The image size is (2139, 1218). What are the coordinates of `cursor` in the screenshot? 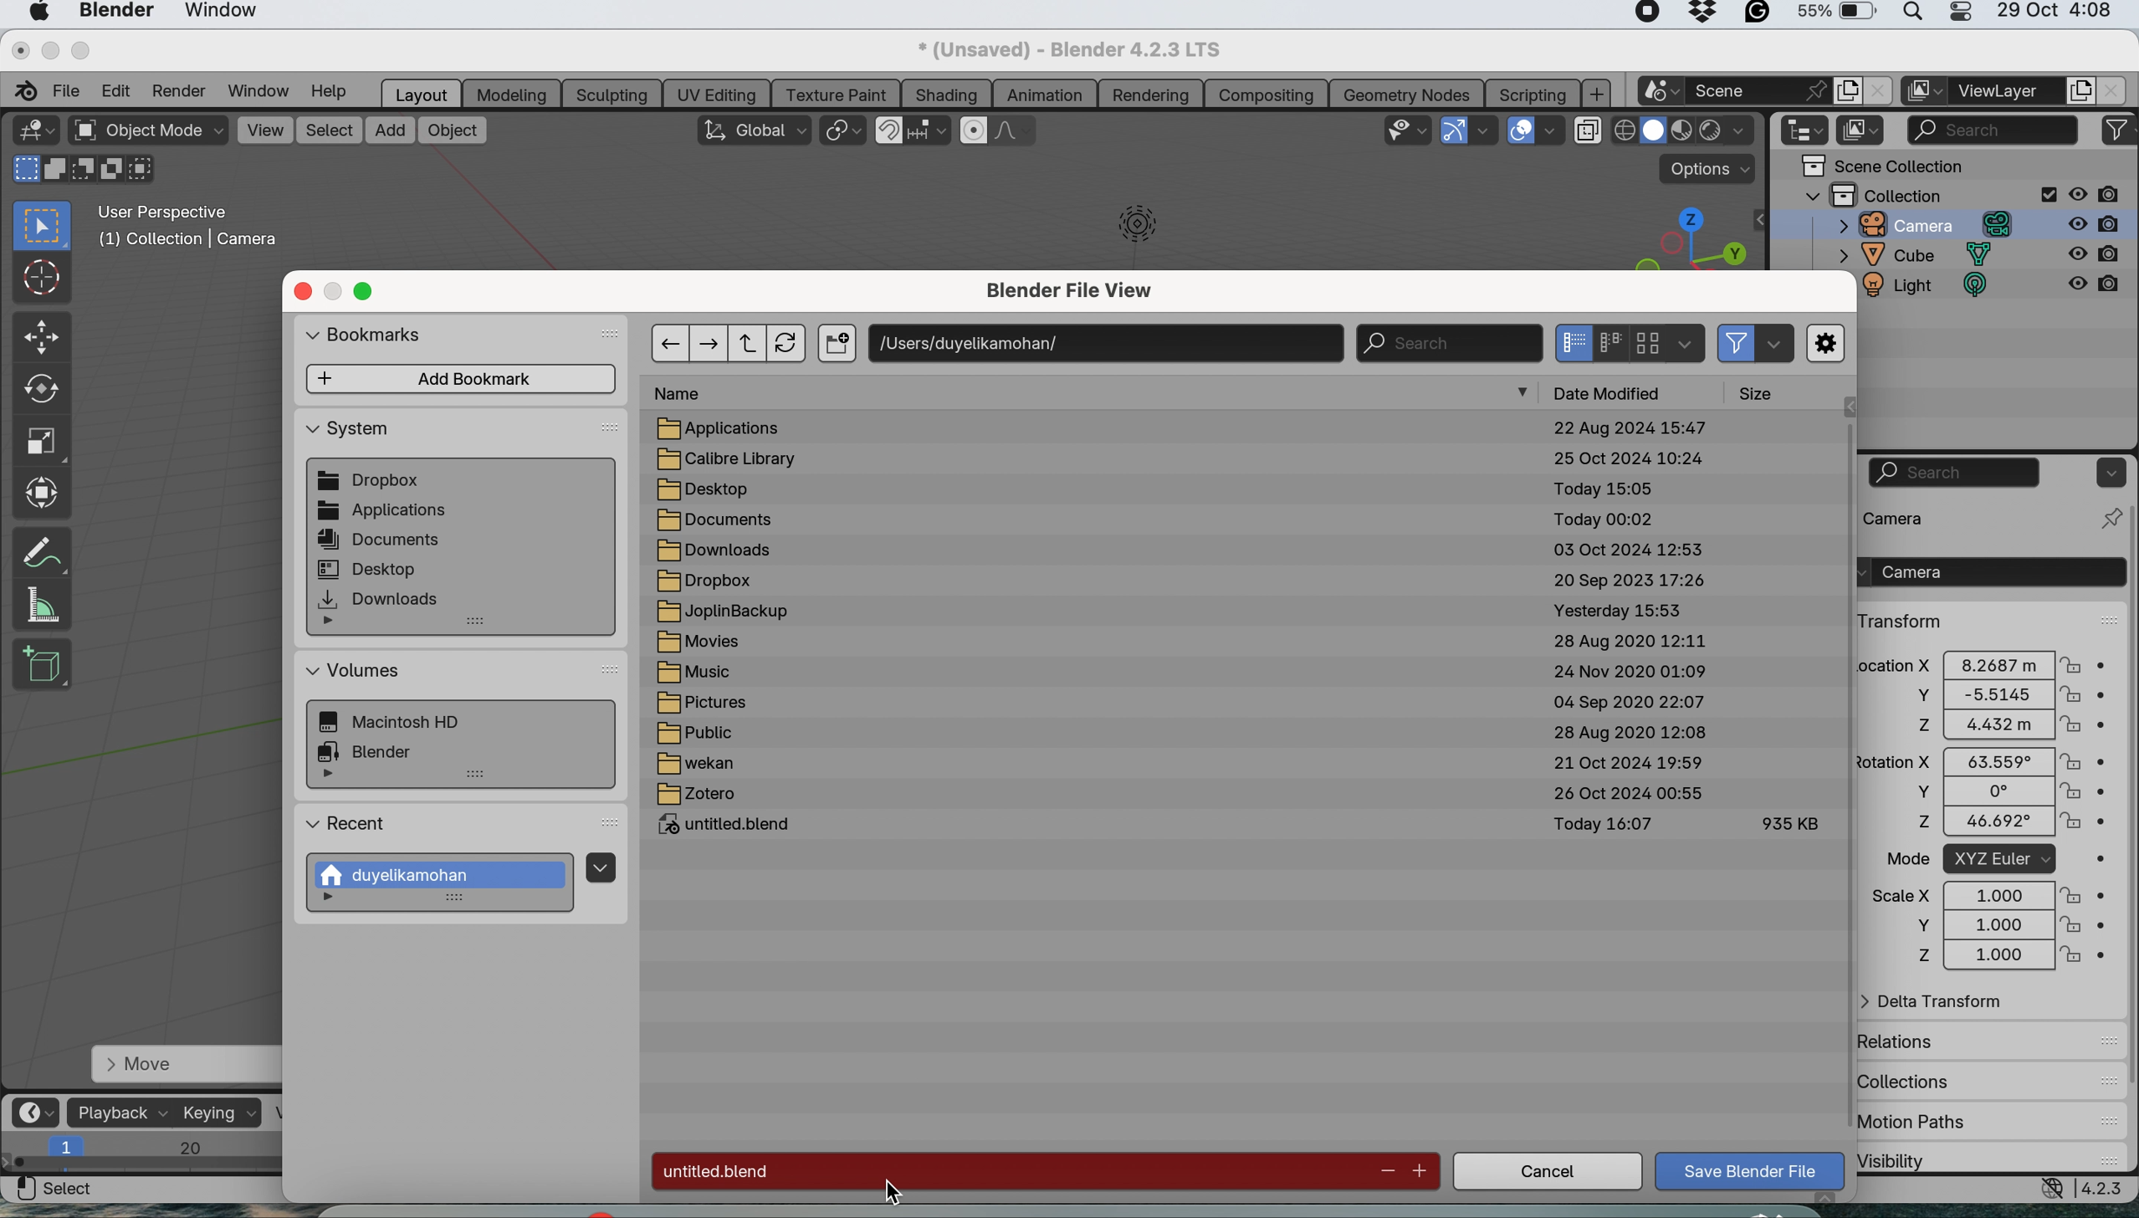 It's located at (39, 276).